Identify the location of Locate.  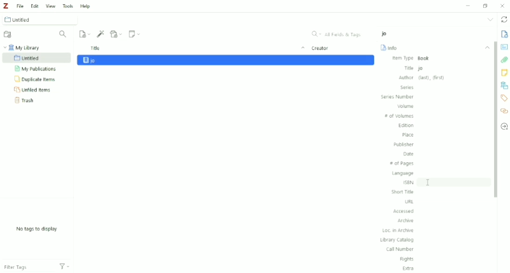
(504, 127).